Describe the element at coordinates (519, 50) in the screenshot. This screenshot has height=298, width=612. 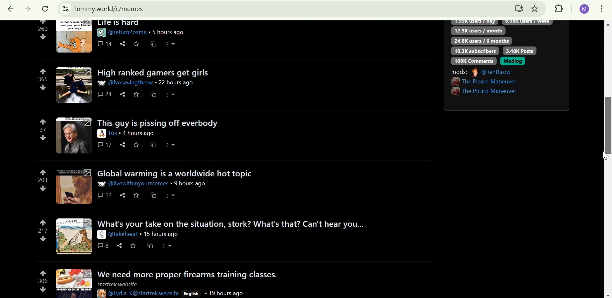
I see `3.48K posts` at that location.